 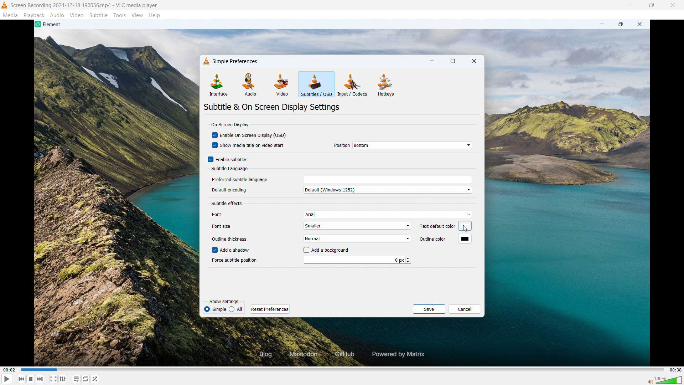 What do you see at coordinates (273, 107) in the screenshot?
I see `Subtitle an on screen display settings ` at bounding box center [273, 107].